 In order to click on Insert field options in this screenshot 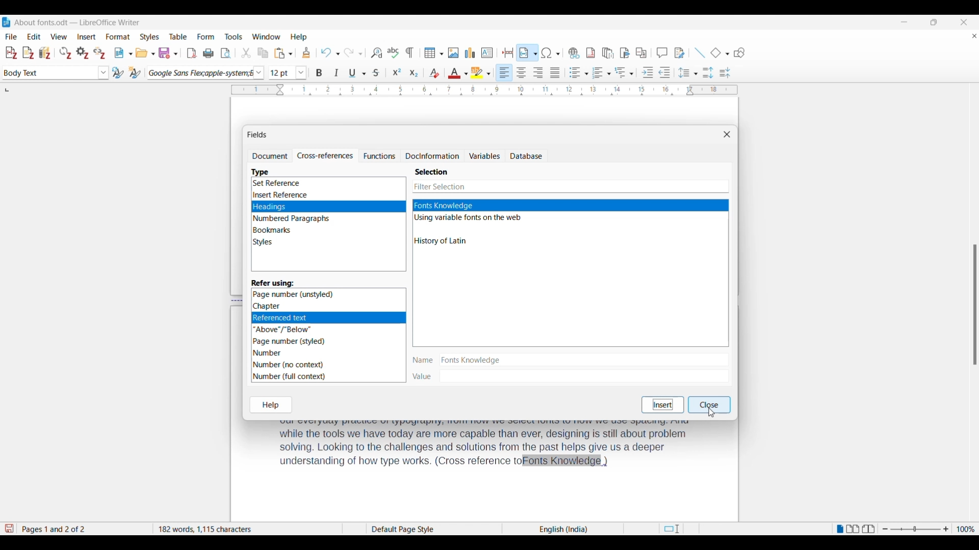, I will do `click(528, 52)`.